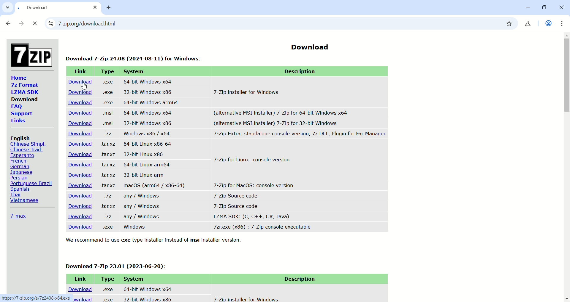 Image resolution: width=570 pixels, height=302 pixels. What do you see at coordinates (147, 298) in the screenshot?
I see `32-bit Windows x86` at bounding box center [147, 298].